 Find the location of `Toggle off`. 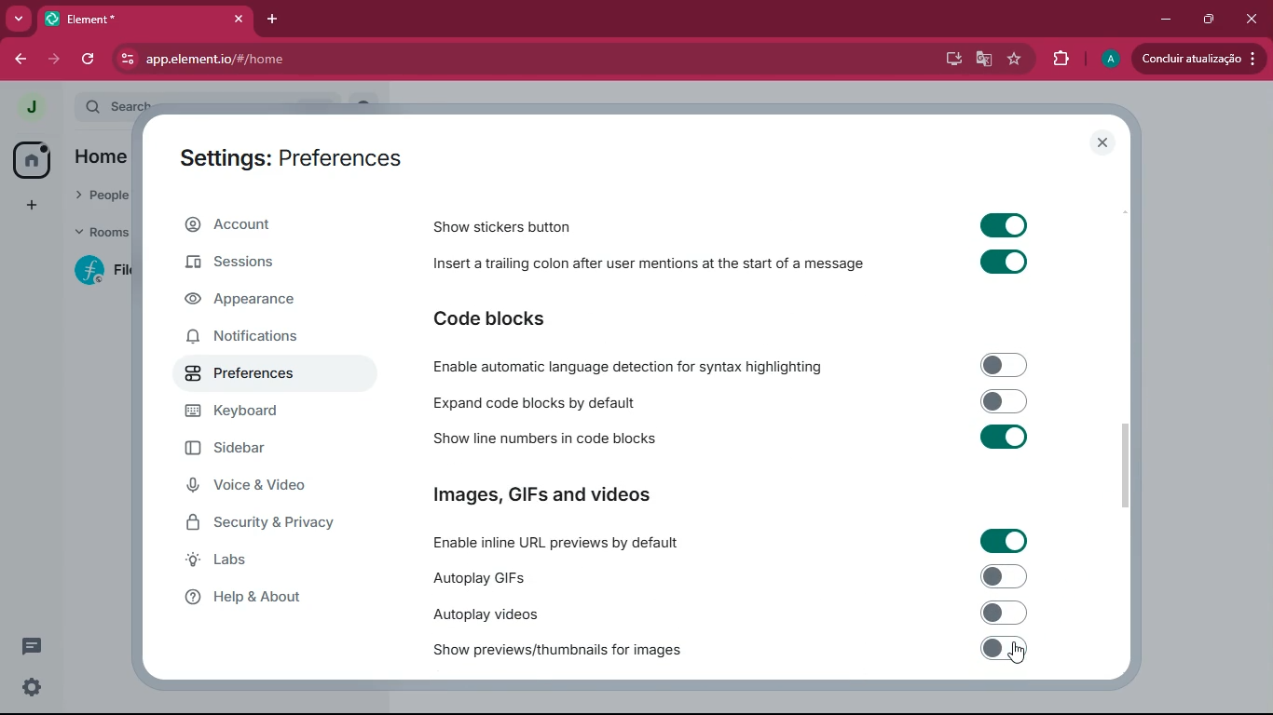

Toggle off is located at coordinates (1005, 400).